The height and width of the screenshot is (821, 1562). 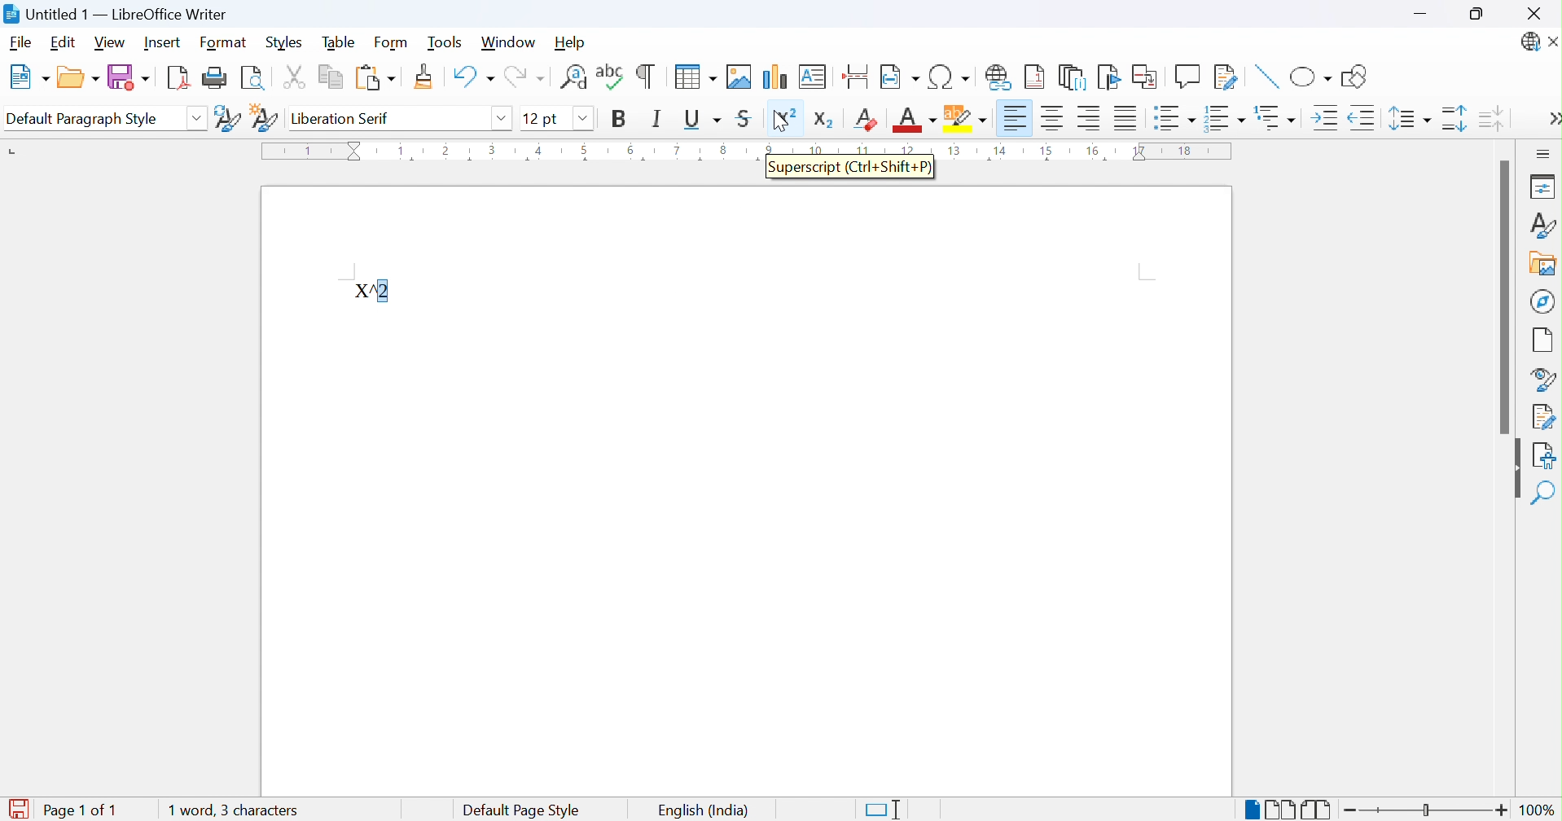 I want to click on Toggle ordered list, so click(x=1226, y=117).